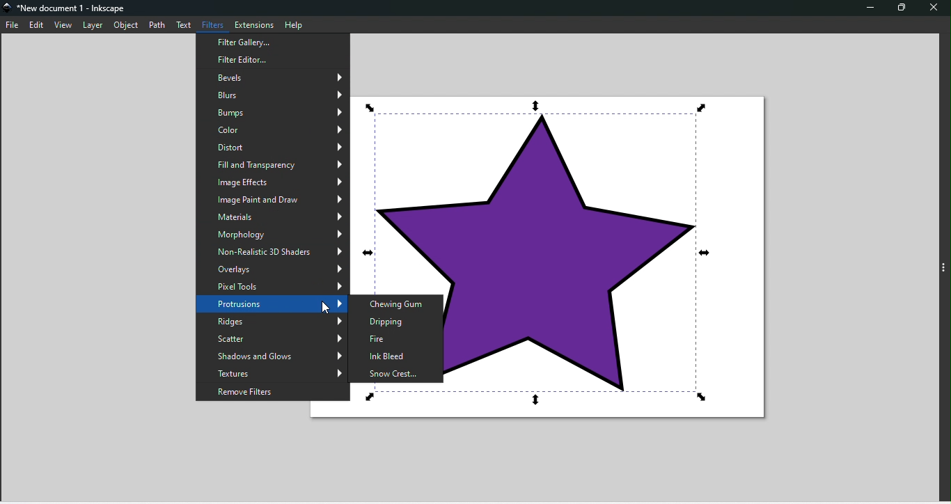  What do you see at coordinates (273, 162) in the screenshot?
I see `Fill and Transparency` at bounding box center [273, 162].